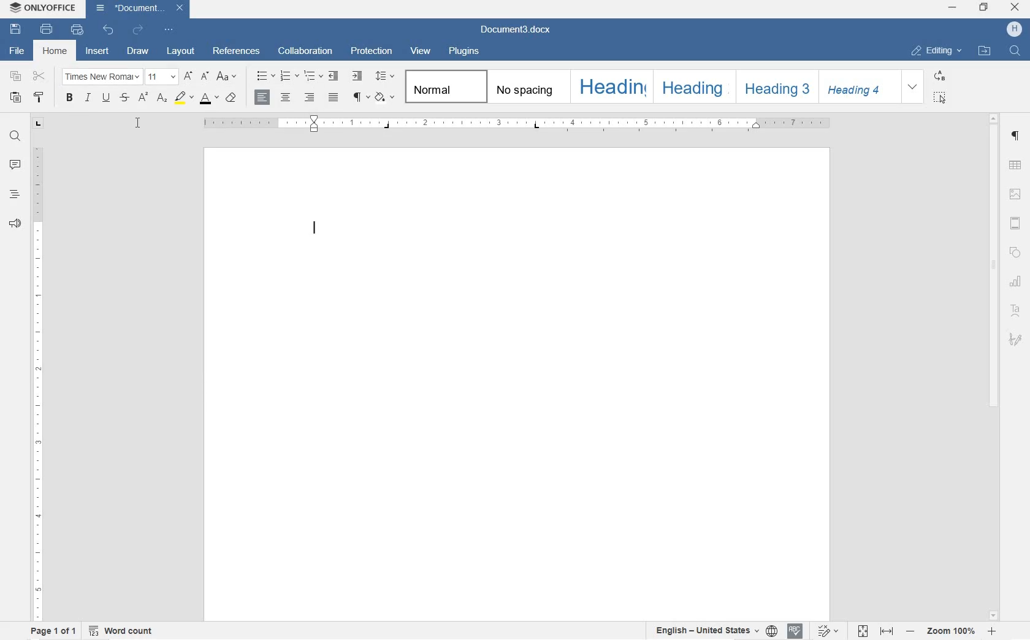  Describe the element at coordinates (15, 98) in the screenshot. I see `PASTE` at that location.